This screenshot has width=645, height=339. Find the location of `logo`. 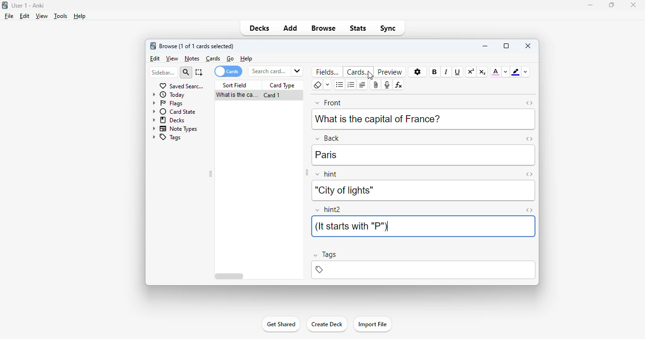

logo is located at coordinates (153, 45).